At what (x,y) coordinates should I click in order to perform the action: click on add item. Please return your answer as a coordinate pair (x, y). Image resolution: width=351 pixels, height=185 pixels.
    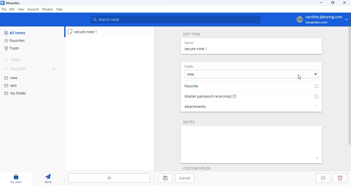
    Looking at the image, I should click on (109, 178).